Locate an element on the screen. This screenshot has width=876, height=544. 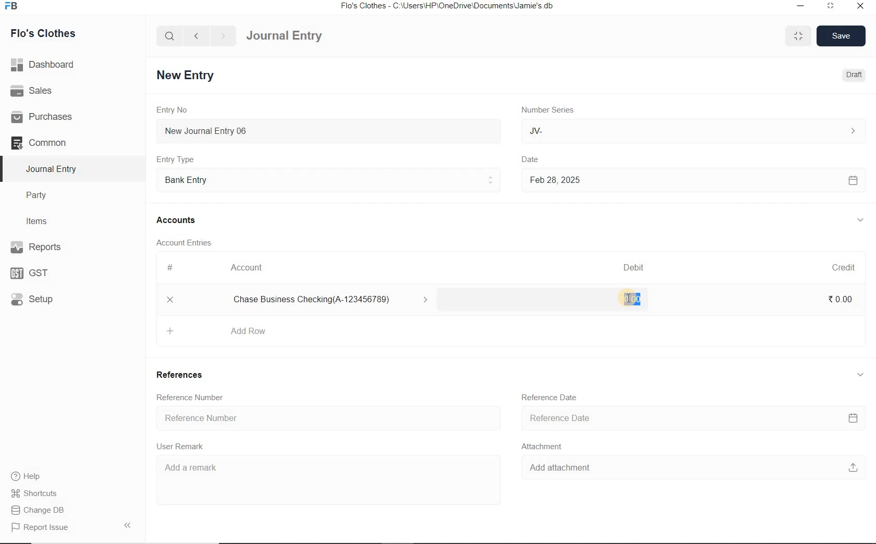
Entry Type is located at coordinates (329, 179).